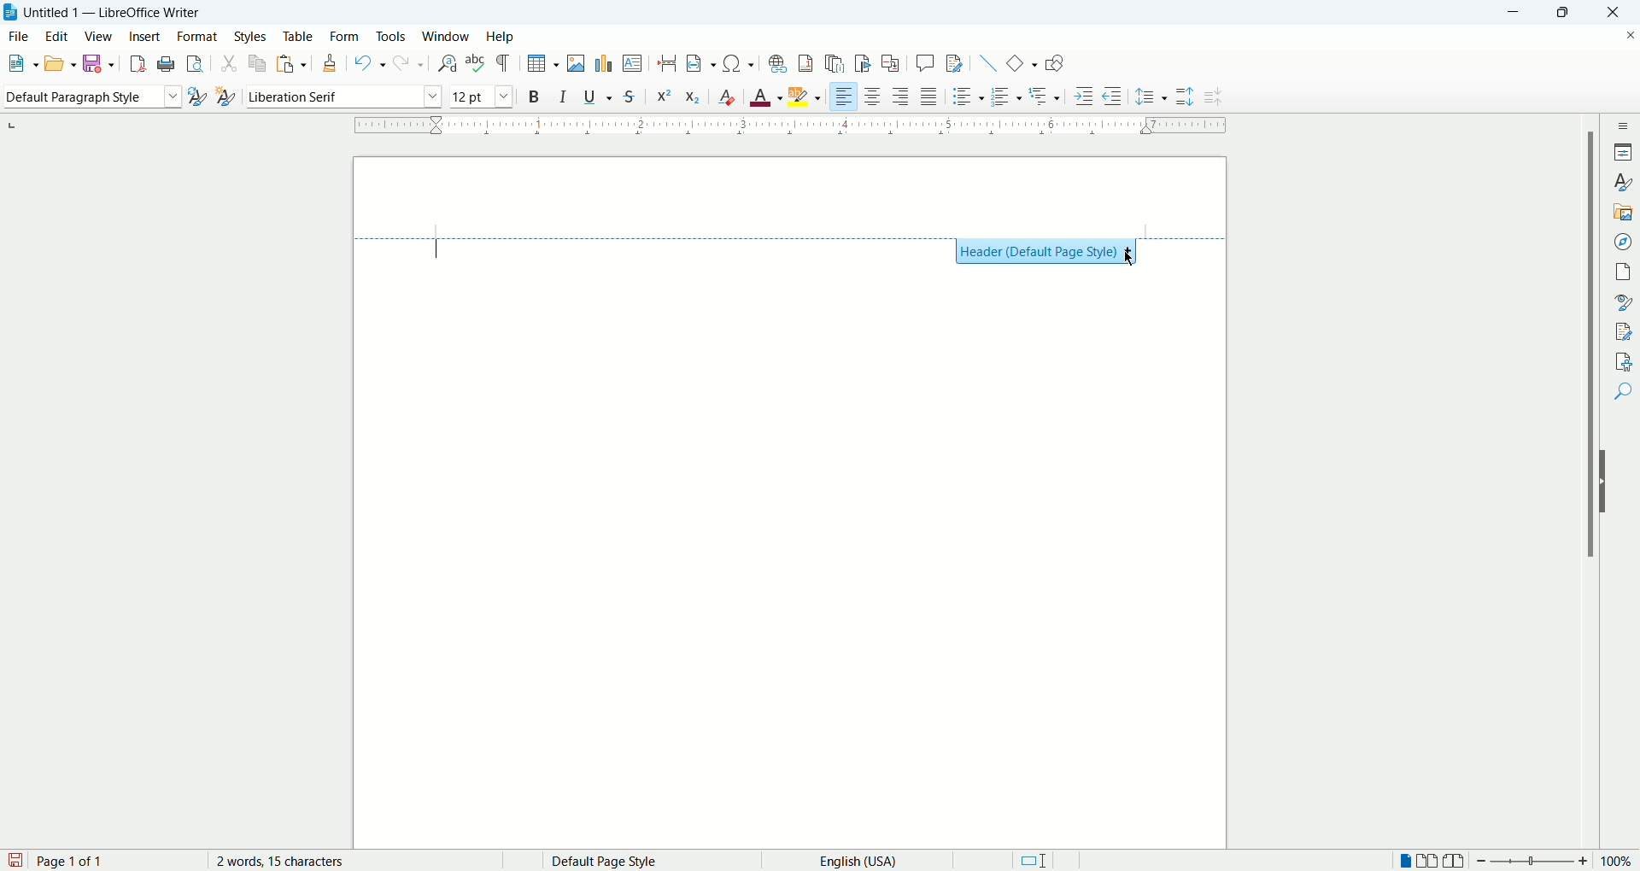 Image resolution: width=1640 pixels, height=871 pixels. Describe the element at coordinates (350, 861) in the screenshot. I see `word count` at that location.